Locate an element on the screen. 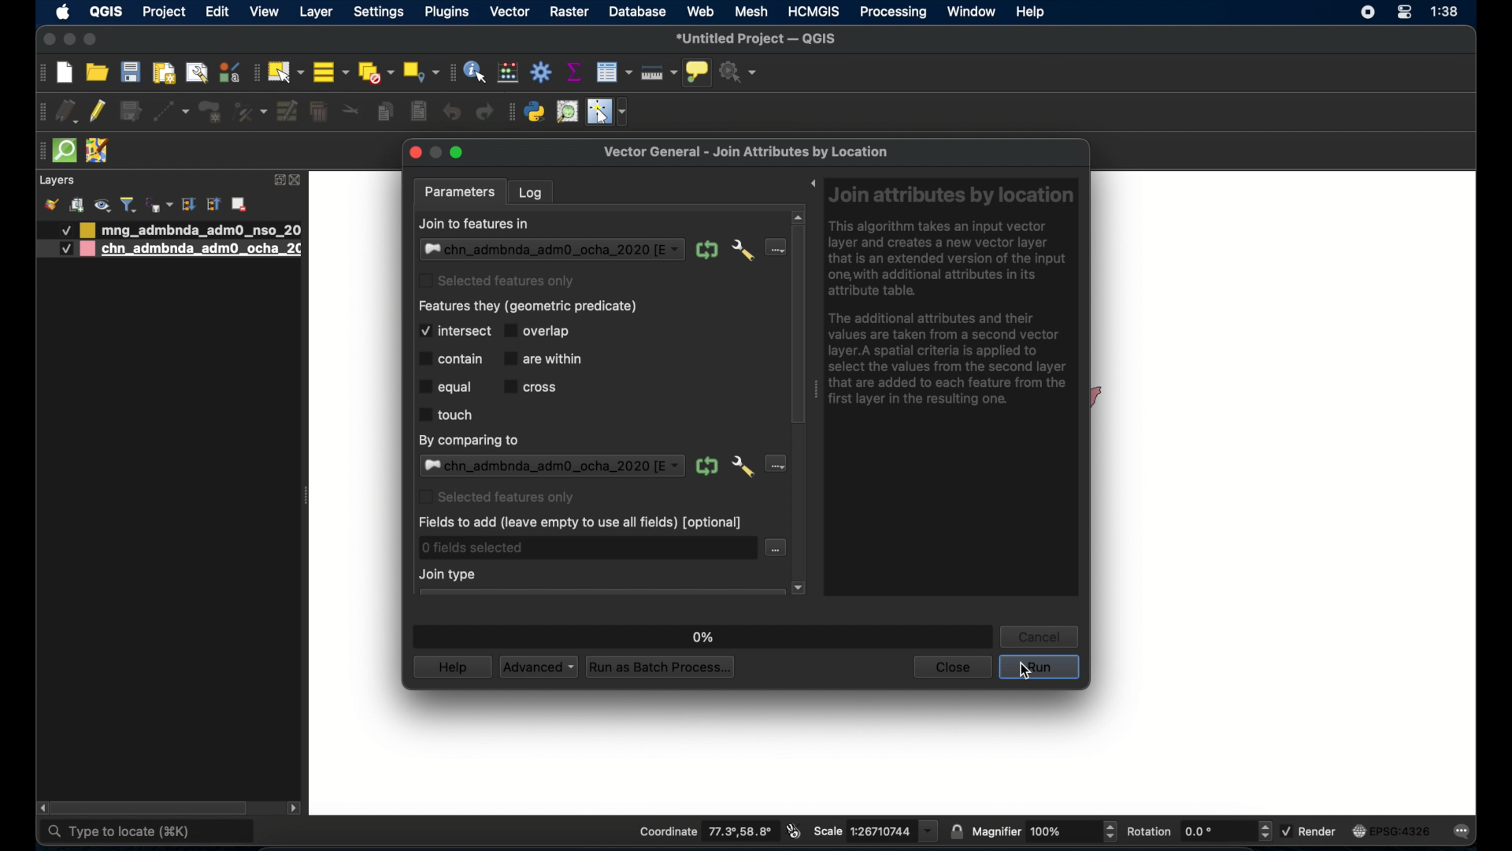  measure line is located at coordinates (658, 73).